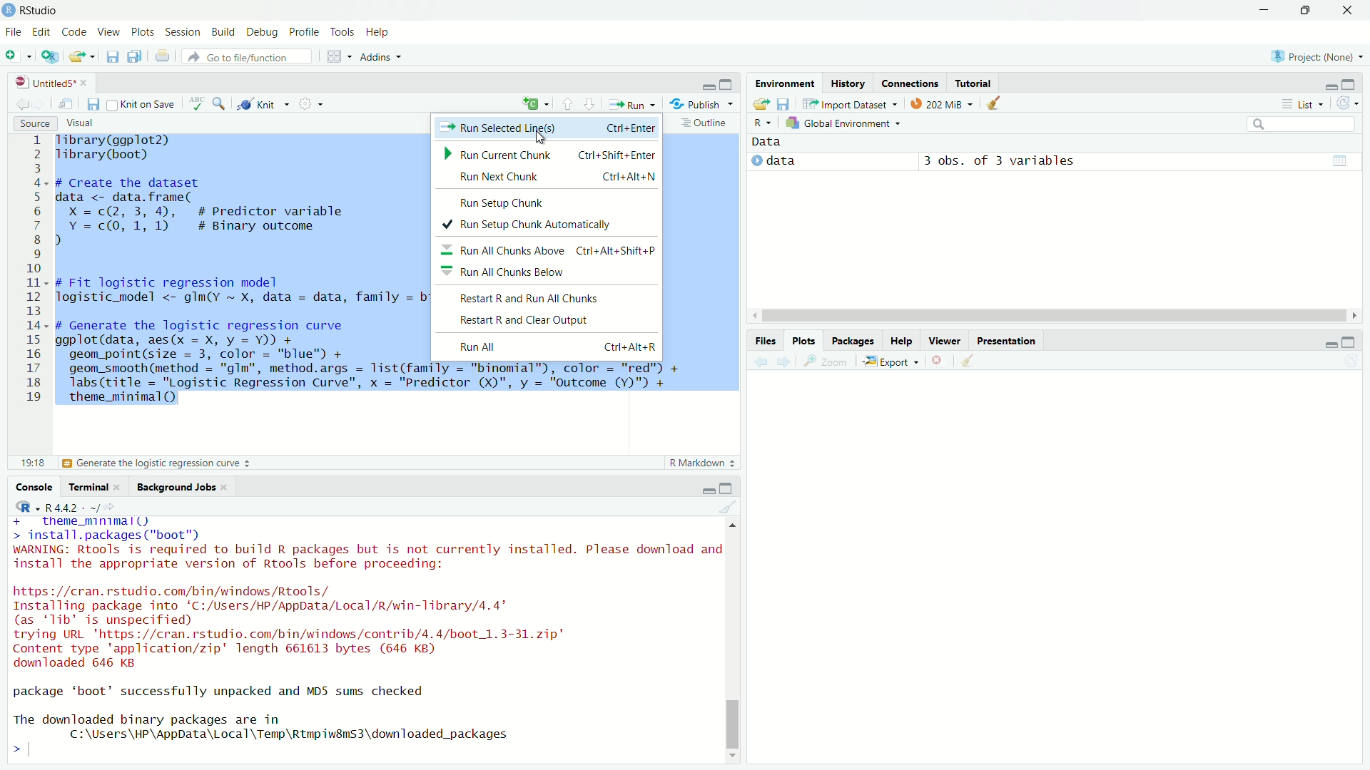 The image size is (1370, 770). I want to click on Import Dataset, so click(850, 103).